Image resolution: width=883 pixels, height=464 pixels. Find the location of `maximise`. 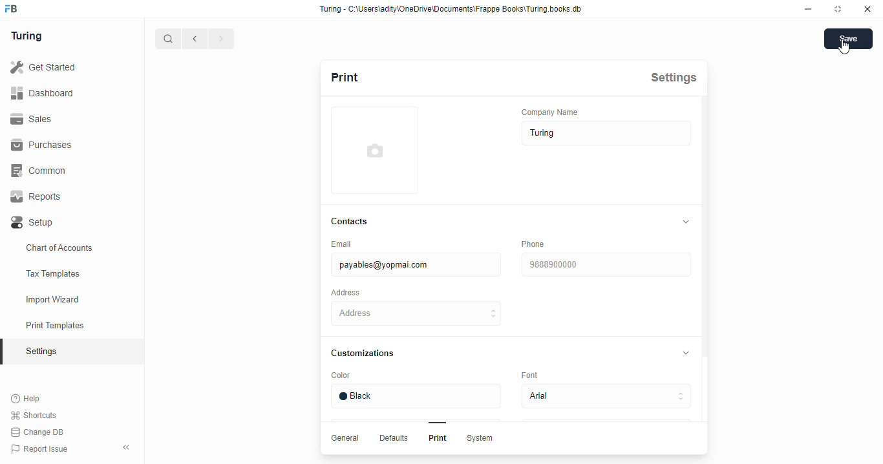

maximise is located at coordinates (840, 10).